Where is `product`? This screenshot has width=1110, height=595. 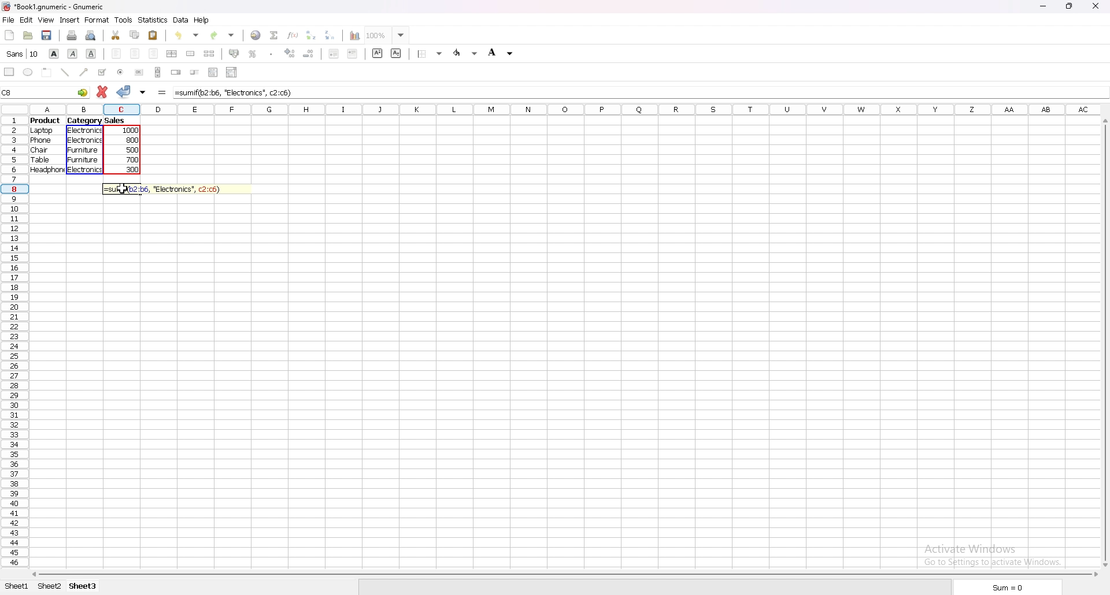
product is located at coordinates (46, 121).